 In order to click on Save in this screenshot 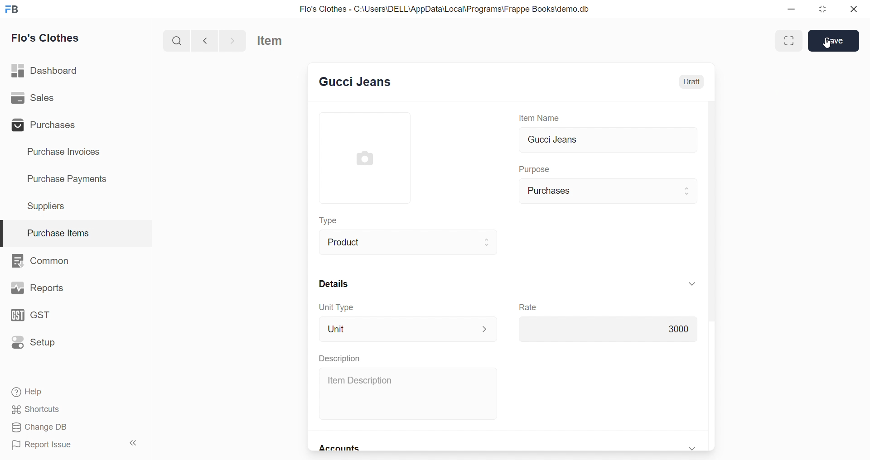, I will do `click(834, 41)`.